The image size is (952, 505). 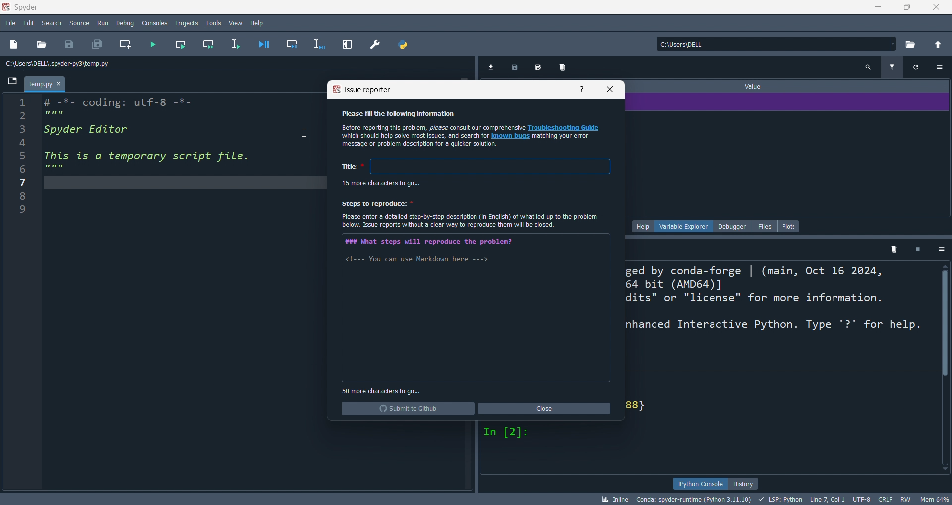 I want to click on Number line, so click(x=22, y=157).